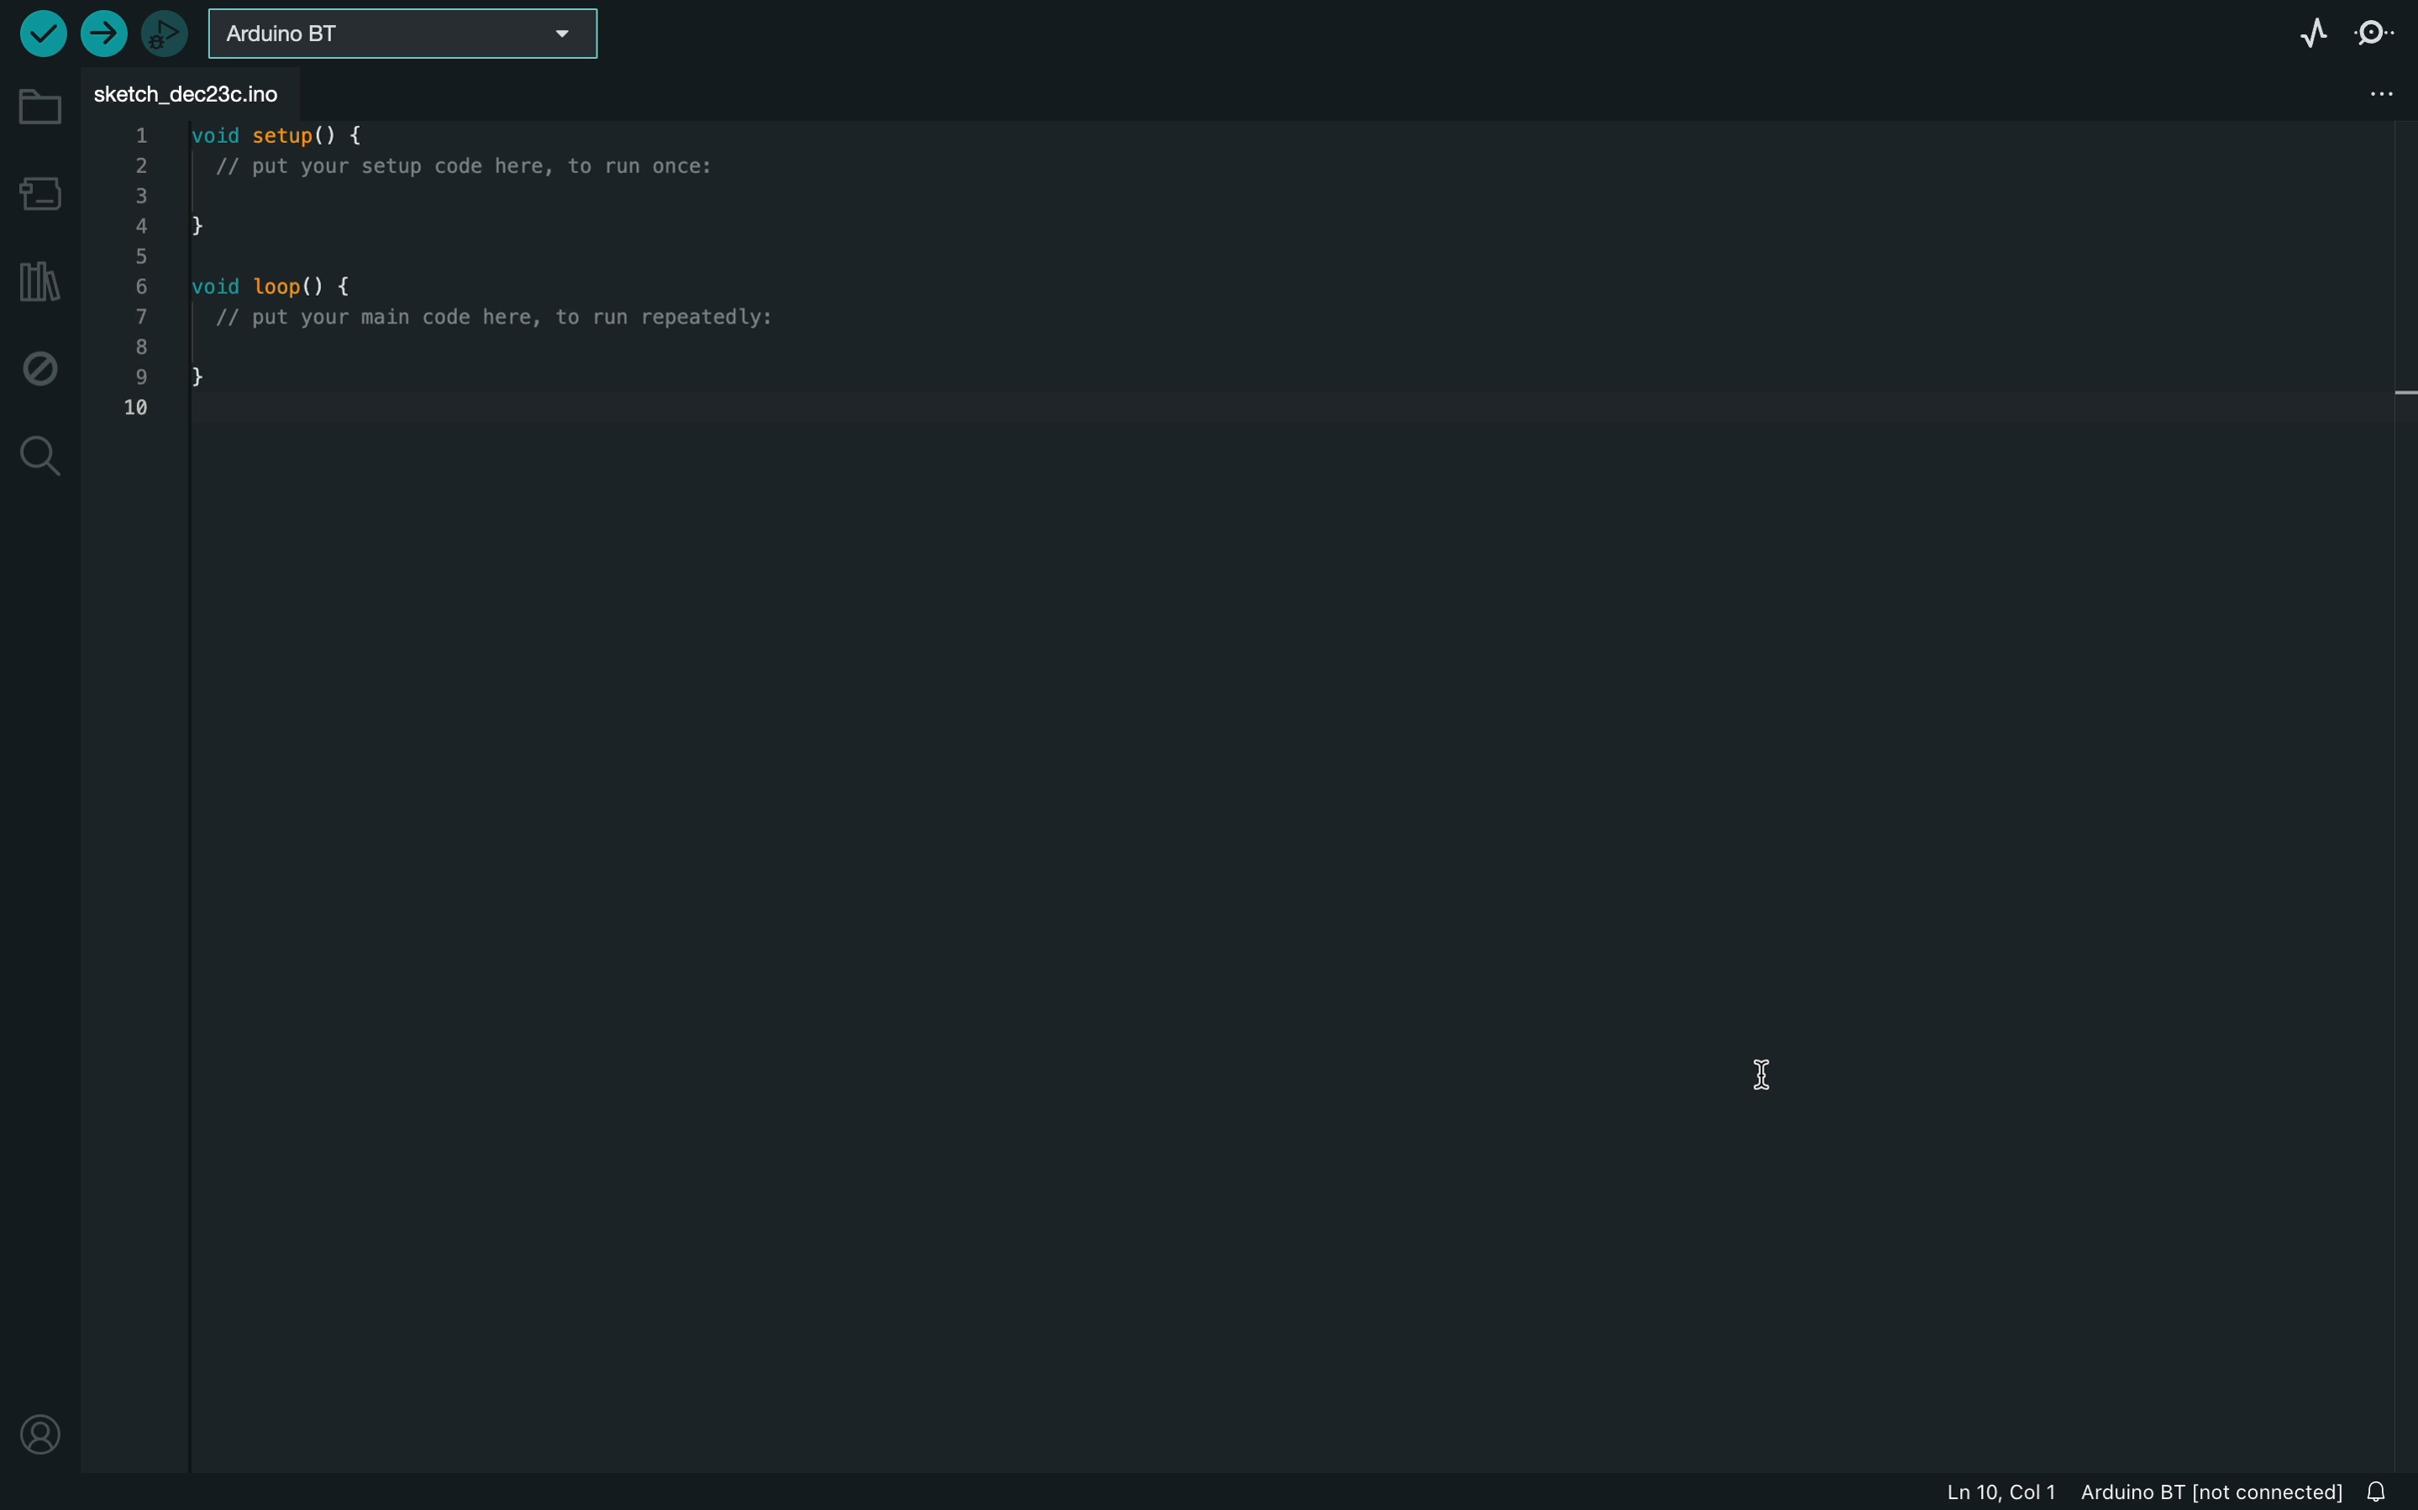 Image resolution: width=2418 pixels, height=1510 pixels. I want to click on board manager, so click(43, 192).